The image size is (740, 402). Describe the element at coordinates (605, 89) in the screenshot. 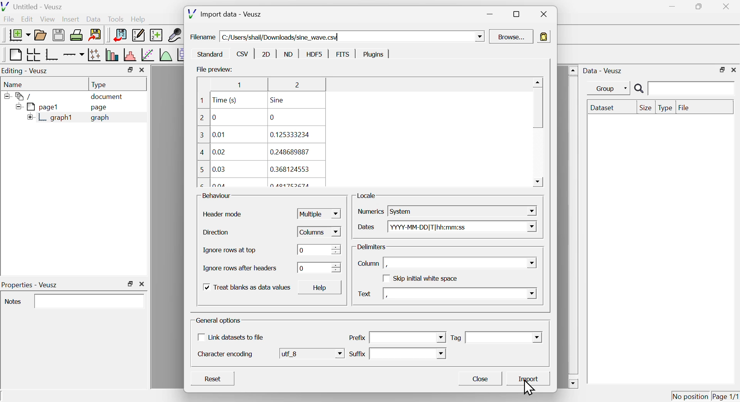

I see `group` at that location.